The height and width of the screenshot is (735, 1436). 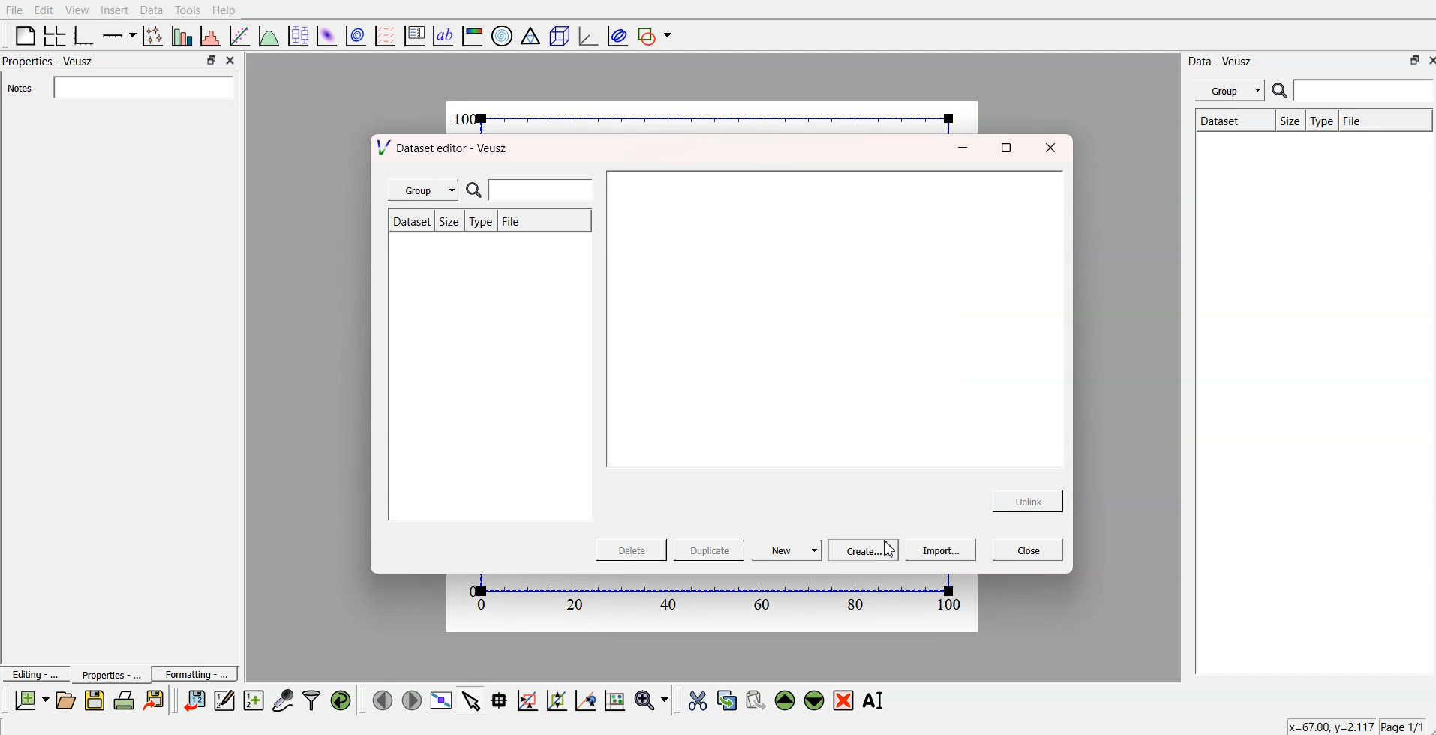 What do you see at coordinates (188, 10) in the screenshot?
I see `Tools` at bounding box center [188, 10].